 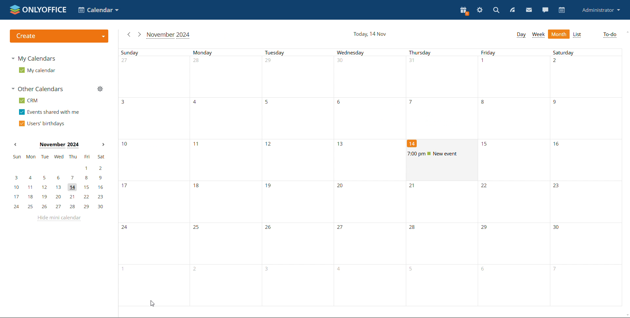 I want to click on next month, so click(x=139, y=34).